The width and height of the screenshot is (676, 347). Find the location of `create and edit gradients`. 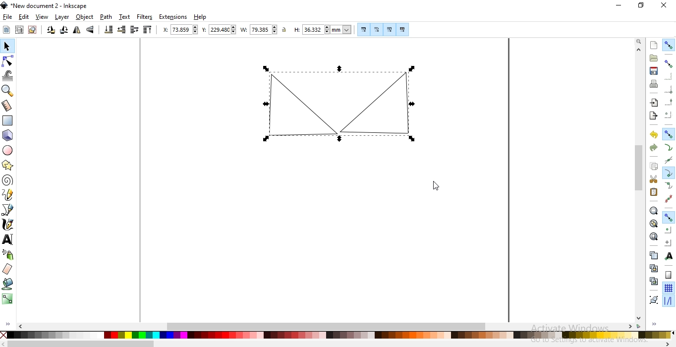

create and edit gradients is located at coordinates (7, 299).